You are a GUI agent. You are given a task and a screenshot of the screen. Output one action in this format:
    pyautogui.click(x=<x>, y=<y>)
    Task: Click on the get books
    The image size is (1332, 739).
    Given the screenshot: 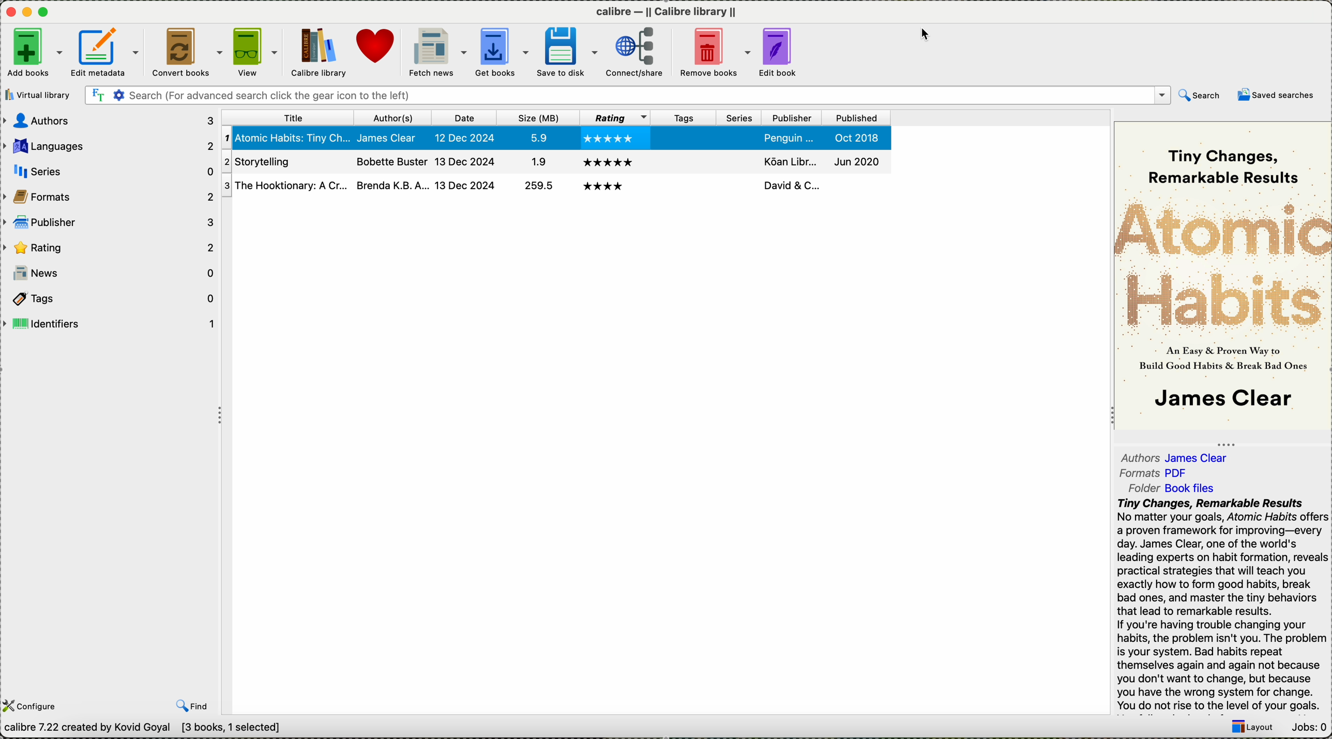 What is the action you would take?
    pyautogui.click(x=503, y=52)
    